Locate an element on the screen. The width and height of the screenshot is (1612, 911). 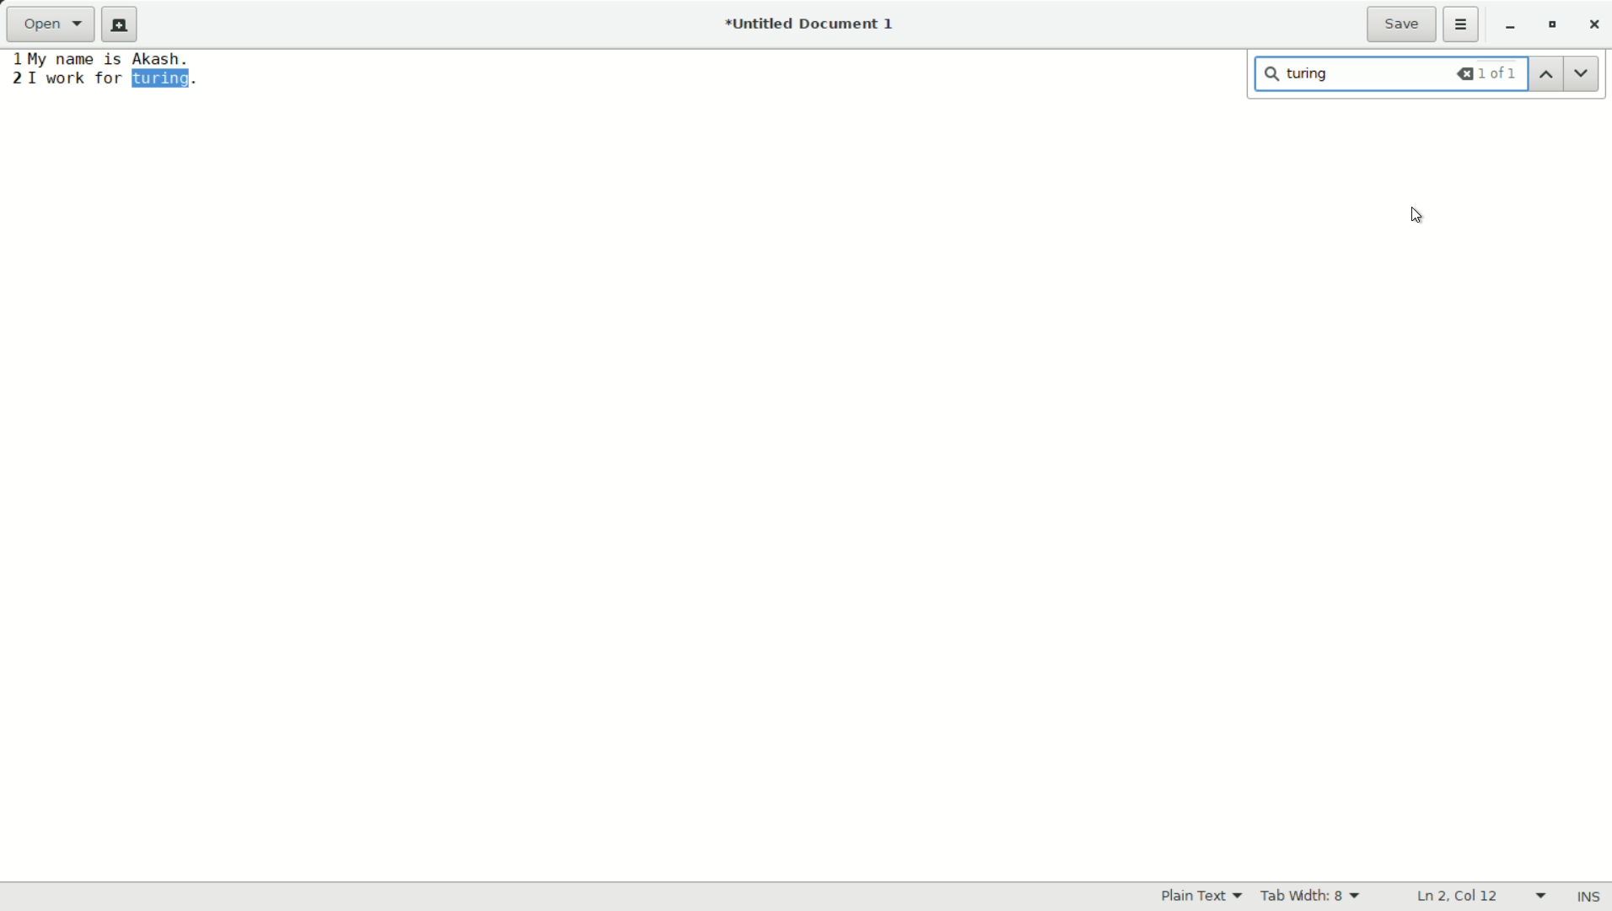
previous is located at coordinates (1546, 73).